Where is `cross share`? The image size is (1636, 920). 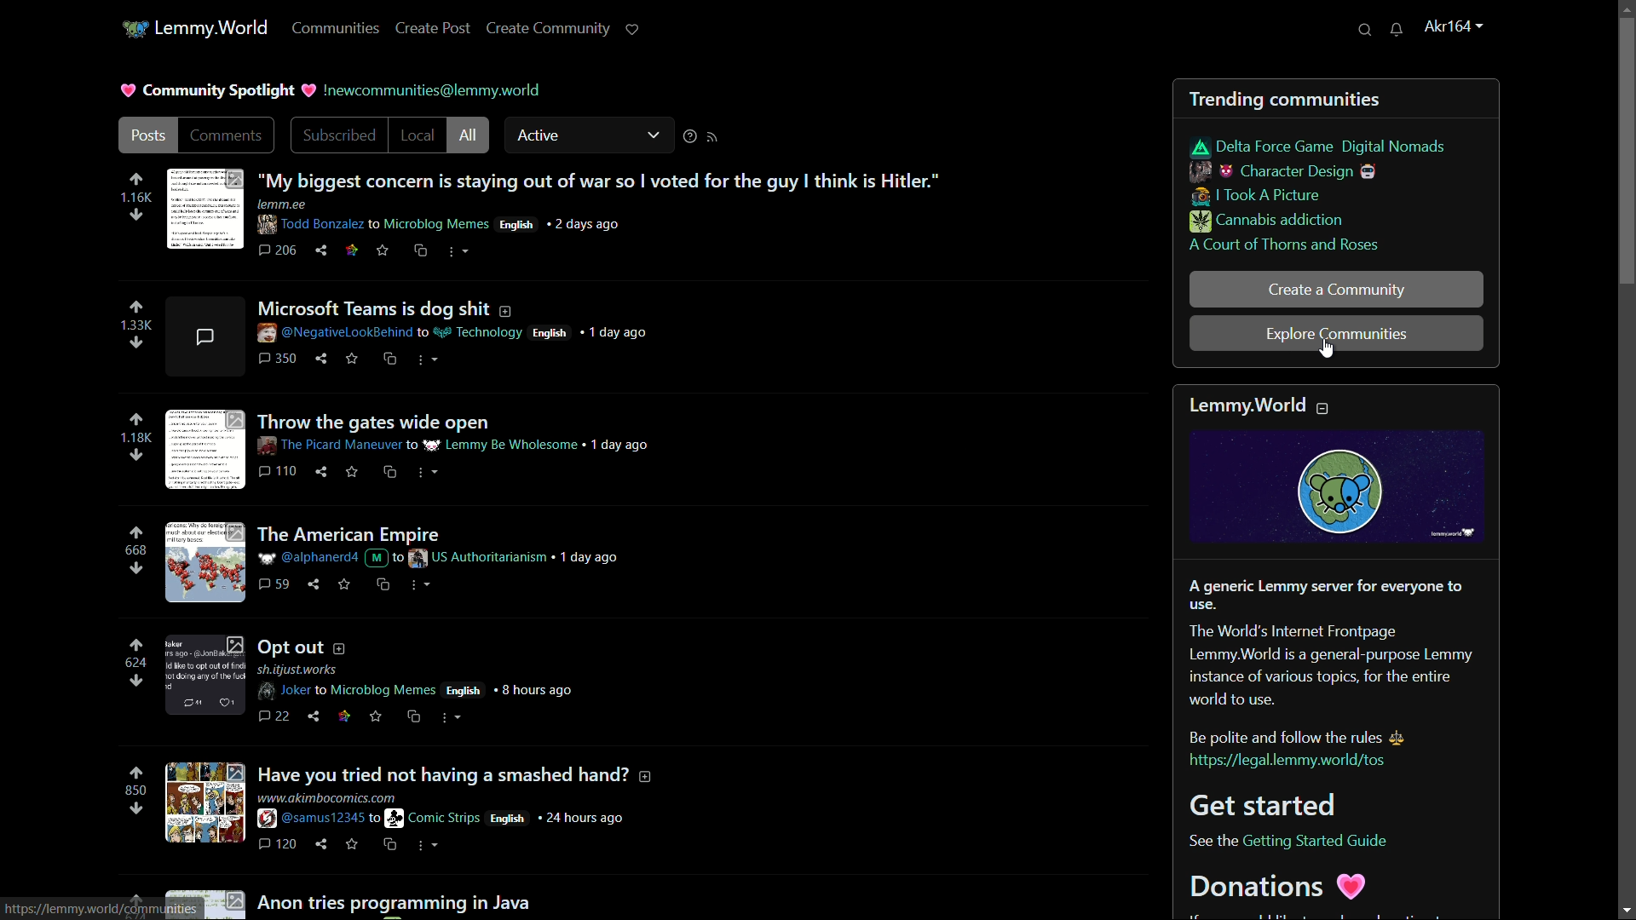 cross share is located at coordinates (393, 359).